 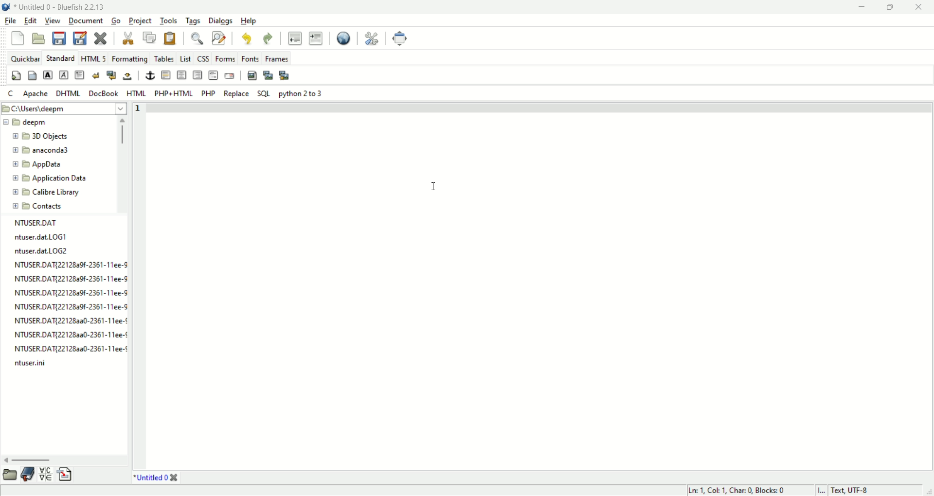 I want to click on NTUSER.DAT, so click(x=37, y=223).